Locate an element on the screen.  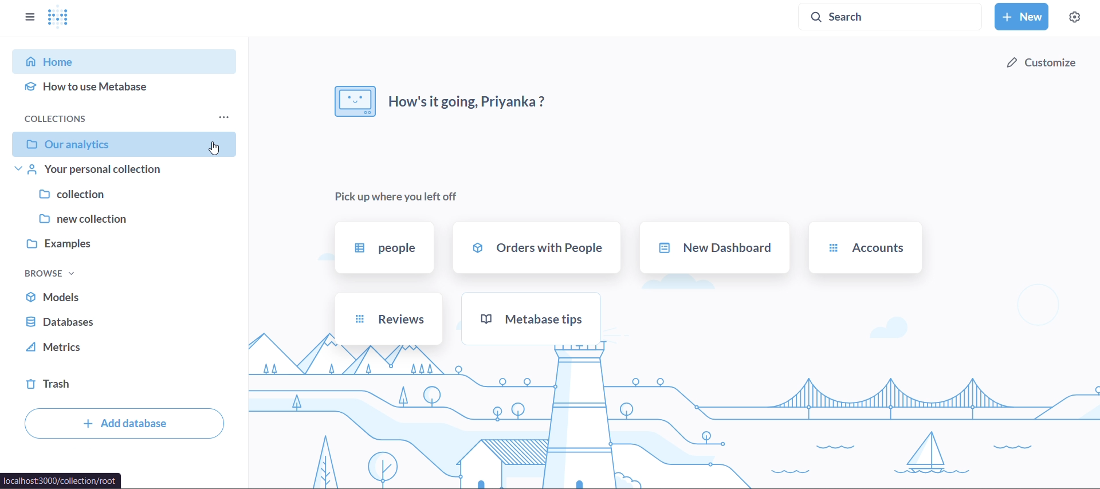
metrics is located at coordinates (112, 347).